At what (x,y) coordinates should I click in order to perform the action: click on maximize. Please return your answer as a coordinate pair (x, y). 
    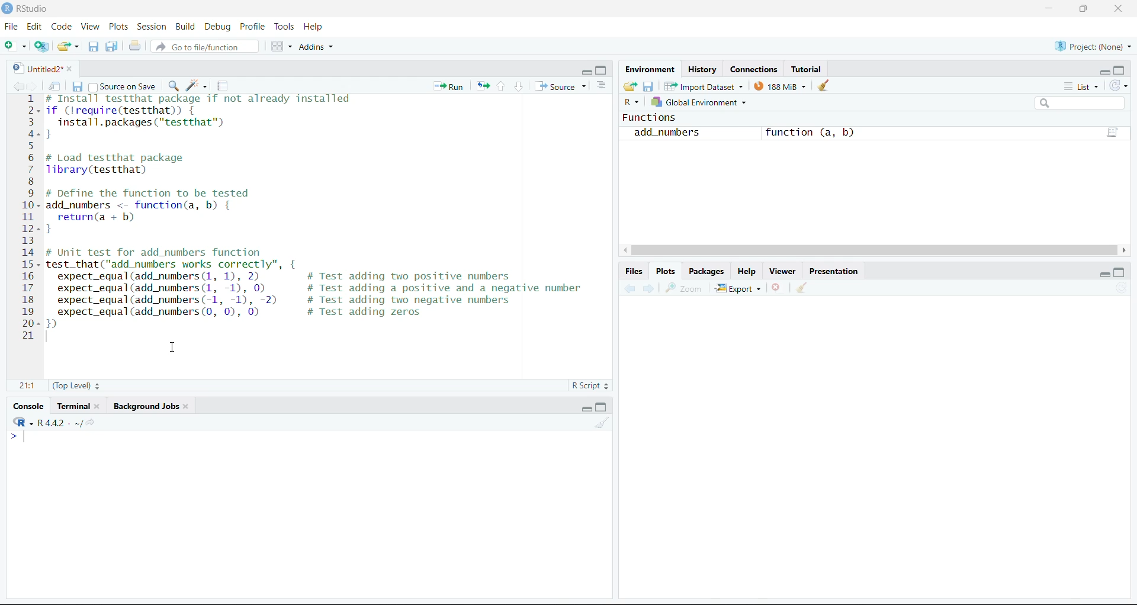
    Looking at the image, I should click on (601, 407).